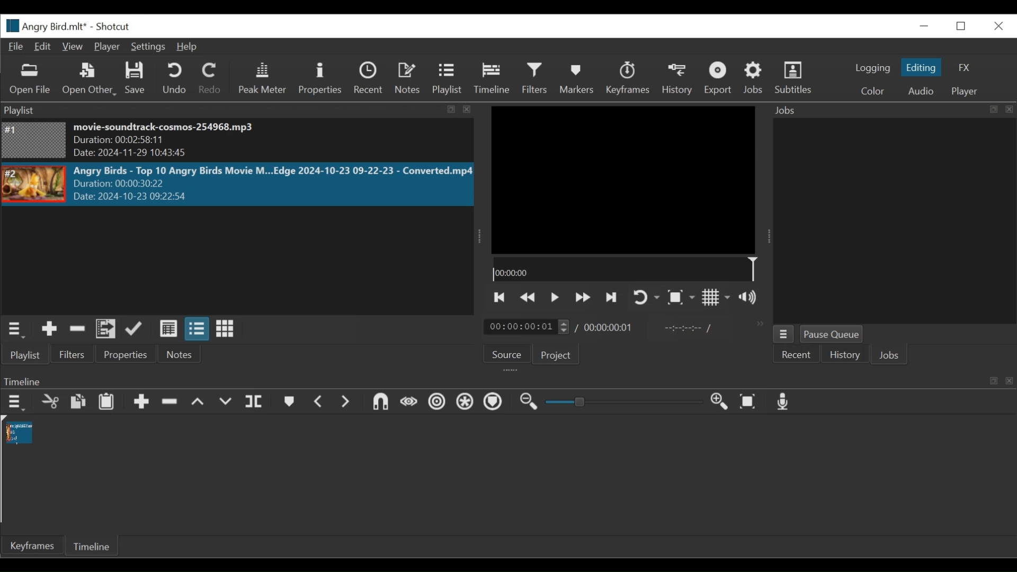 This screenshot has width=1017, height=572. I want to click on Add files to the playlist, so click(106, 329).